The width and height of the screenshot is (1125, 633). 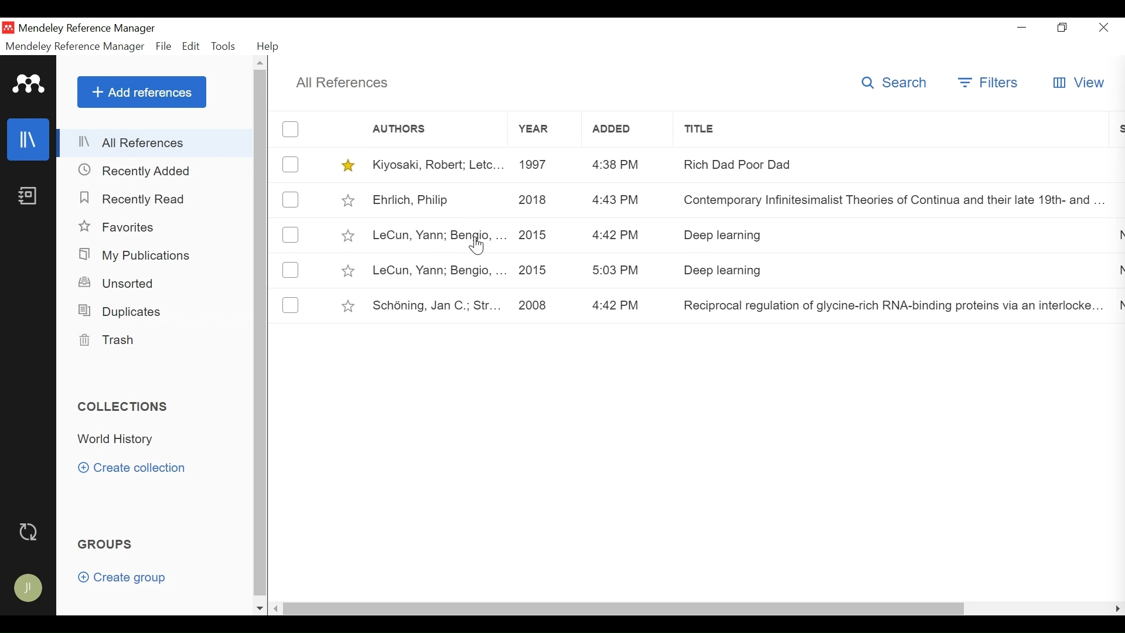 What do you see at coordinates (291, 165) in the screenshot?
I see `(un)select` at bounding box center [291, 165].